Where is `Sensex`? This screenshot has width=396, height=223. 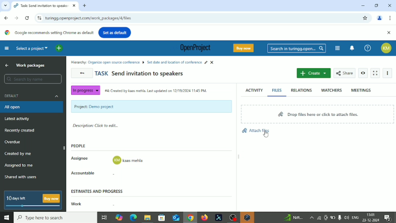
Sensex is located at coordinates (293, 218).